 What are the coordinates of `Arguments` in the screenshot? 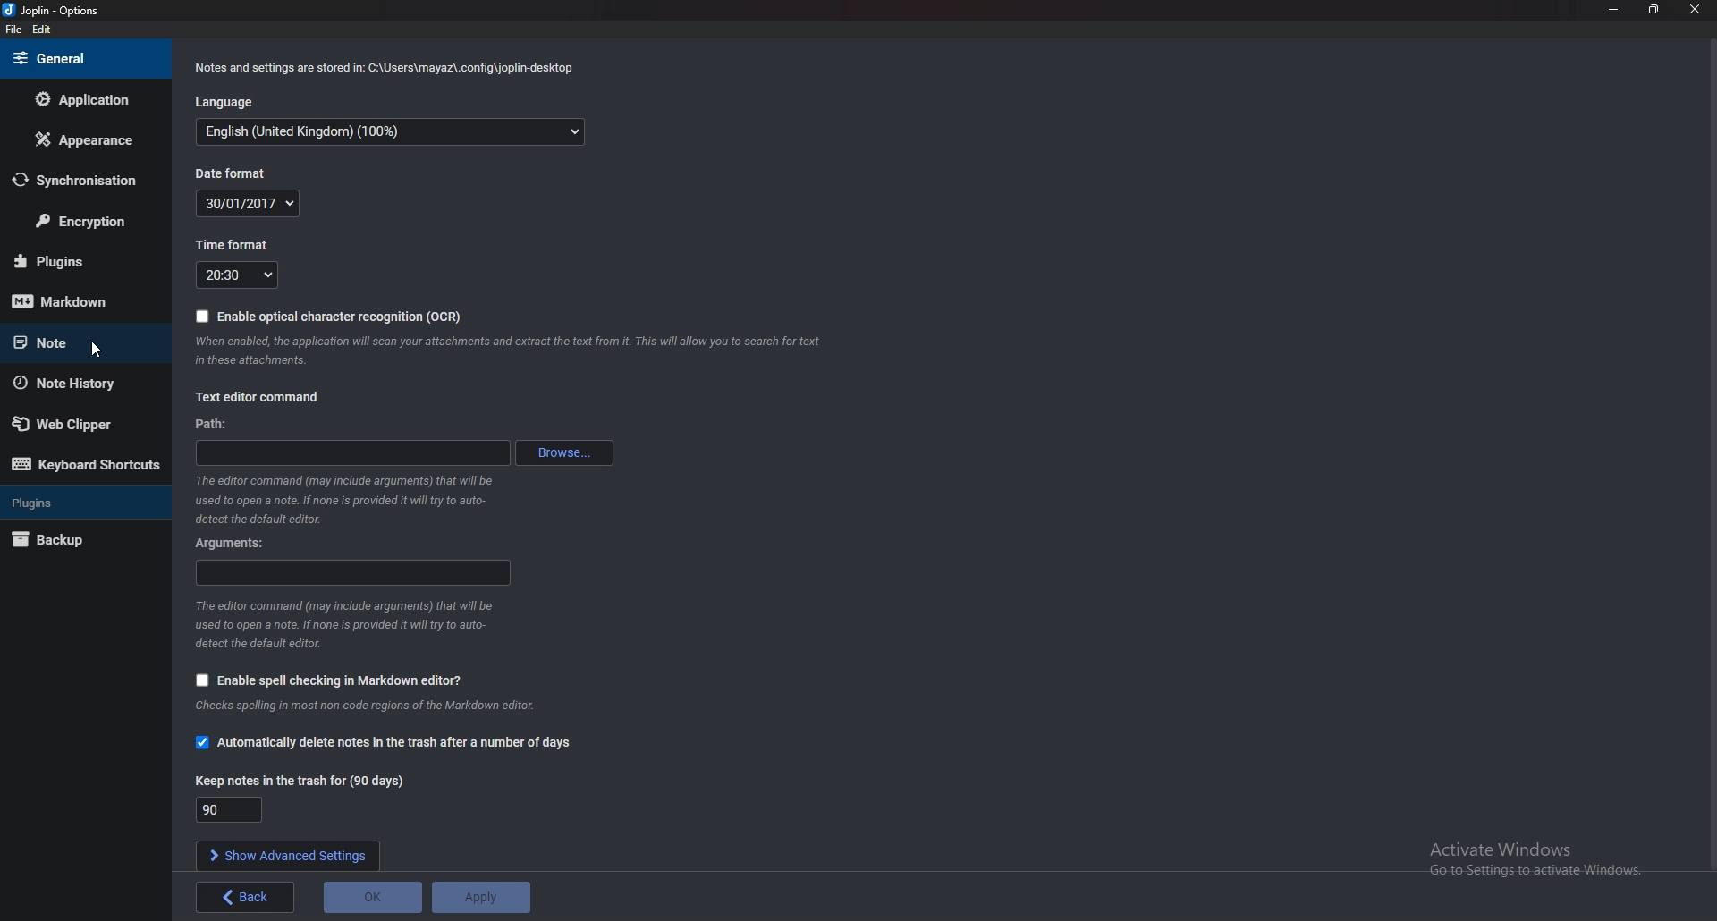 It's located at (229, 544).